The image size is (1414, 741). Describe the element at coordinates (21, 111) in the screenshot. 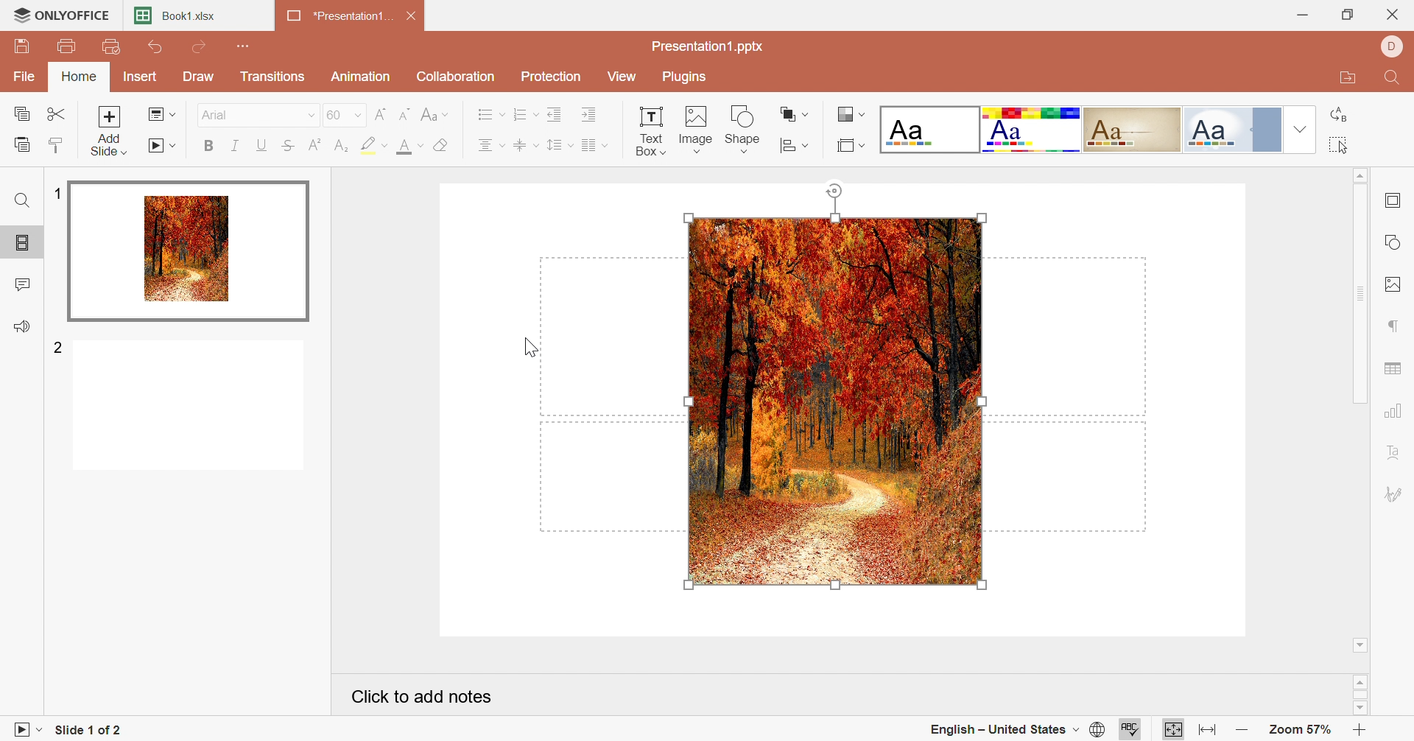

I see `Copy` at that location.